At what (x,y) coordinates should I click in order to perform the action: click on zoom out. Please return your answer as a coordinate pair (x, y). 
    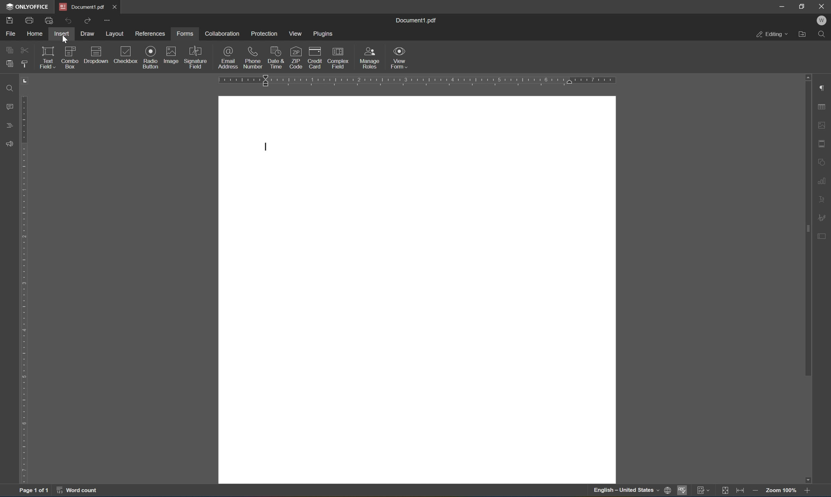
    Looking at the image, I should click on (755, 490).